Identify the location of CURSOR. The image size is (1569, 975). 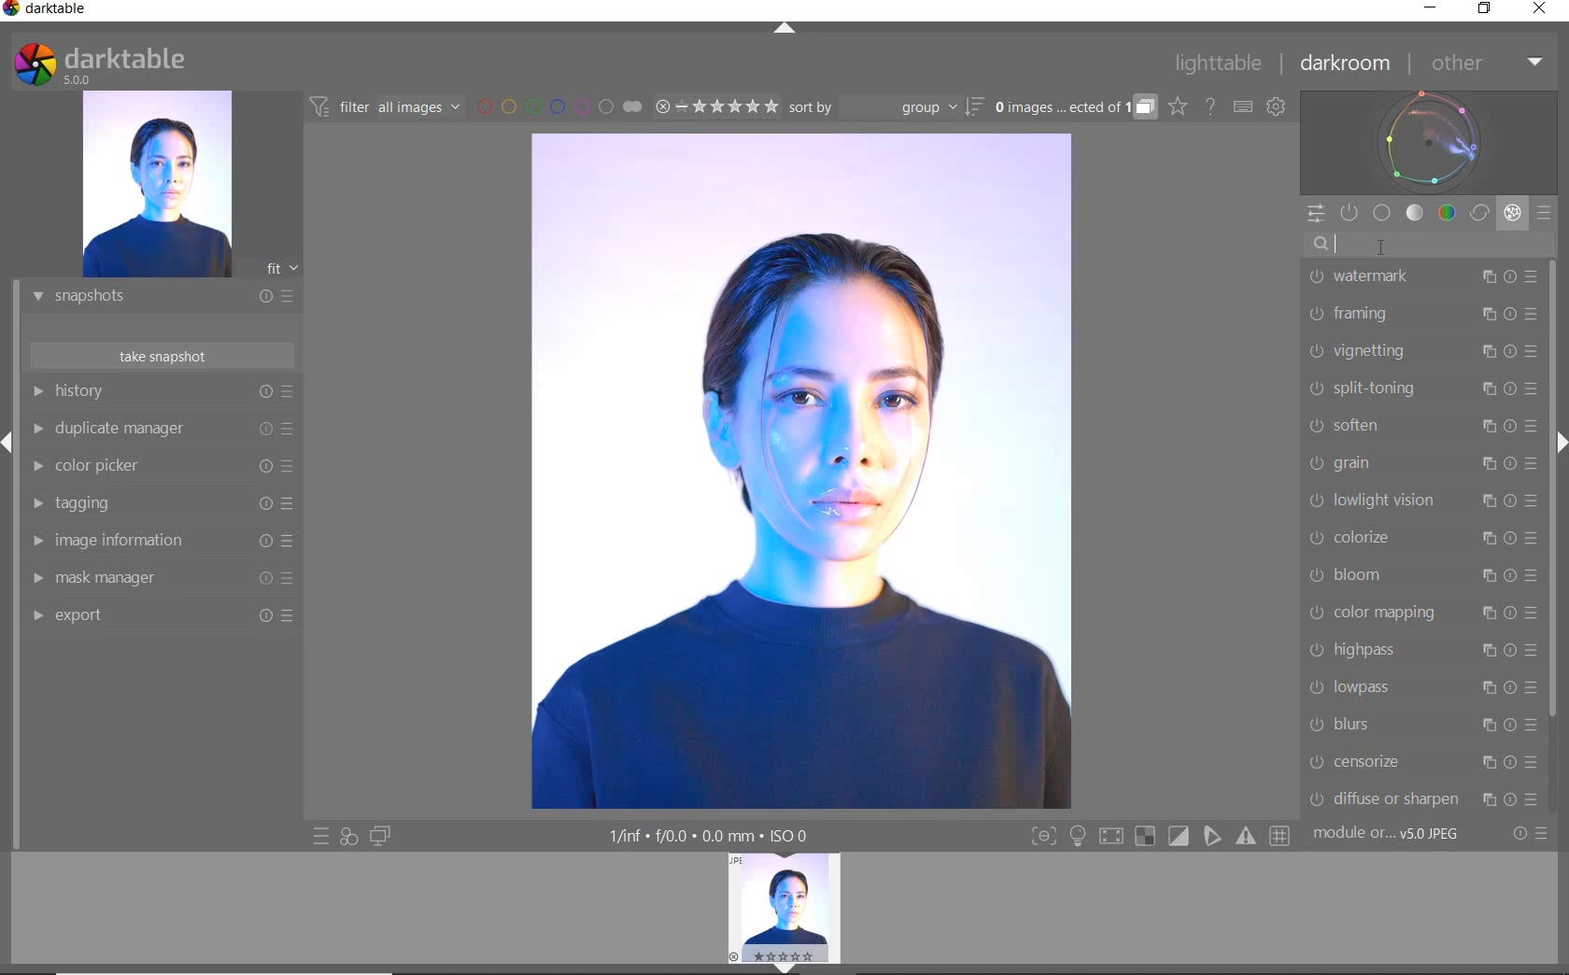
(1382, 245).